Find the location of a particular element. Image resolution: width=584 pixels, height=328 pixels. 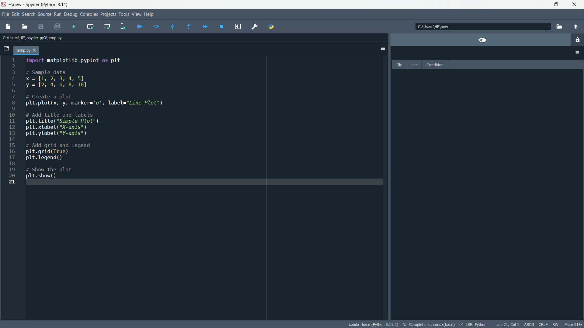

tools menu is located at coordinates (123, 14).